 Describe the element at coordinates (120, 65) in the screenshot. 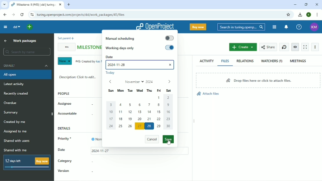

I see `2024-11-28` at that location.